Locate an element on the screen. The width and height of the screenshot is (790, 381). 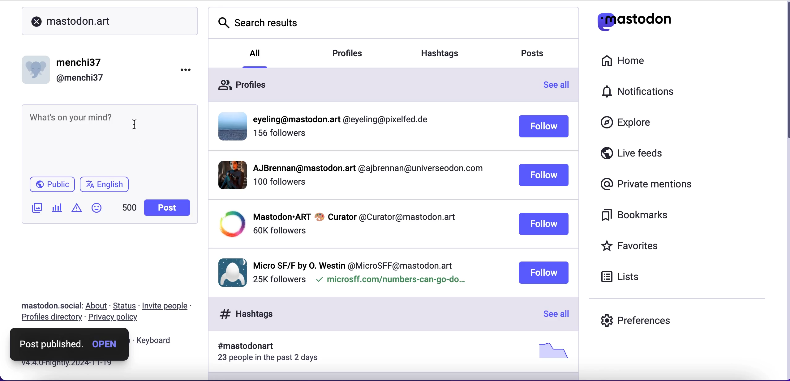
add poll is located at coordinates (57, 209).